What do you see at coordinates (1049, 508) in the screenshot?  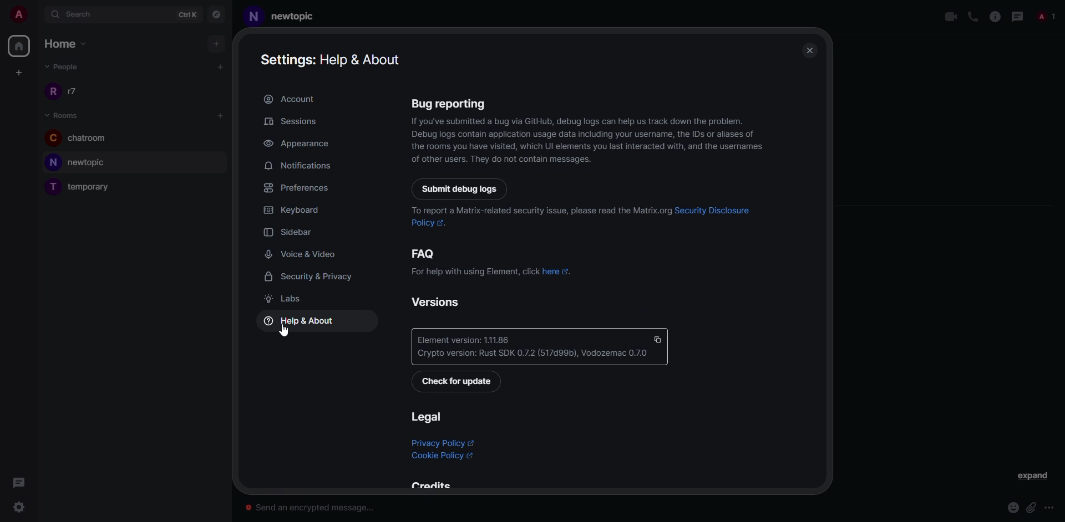 I see `more` at bounding box center [1049, 508].